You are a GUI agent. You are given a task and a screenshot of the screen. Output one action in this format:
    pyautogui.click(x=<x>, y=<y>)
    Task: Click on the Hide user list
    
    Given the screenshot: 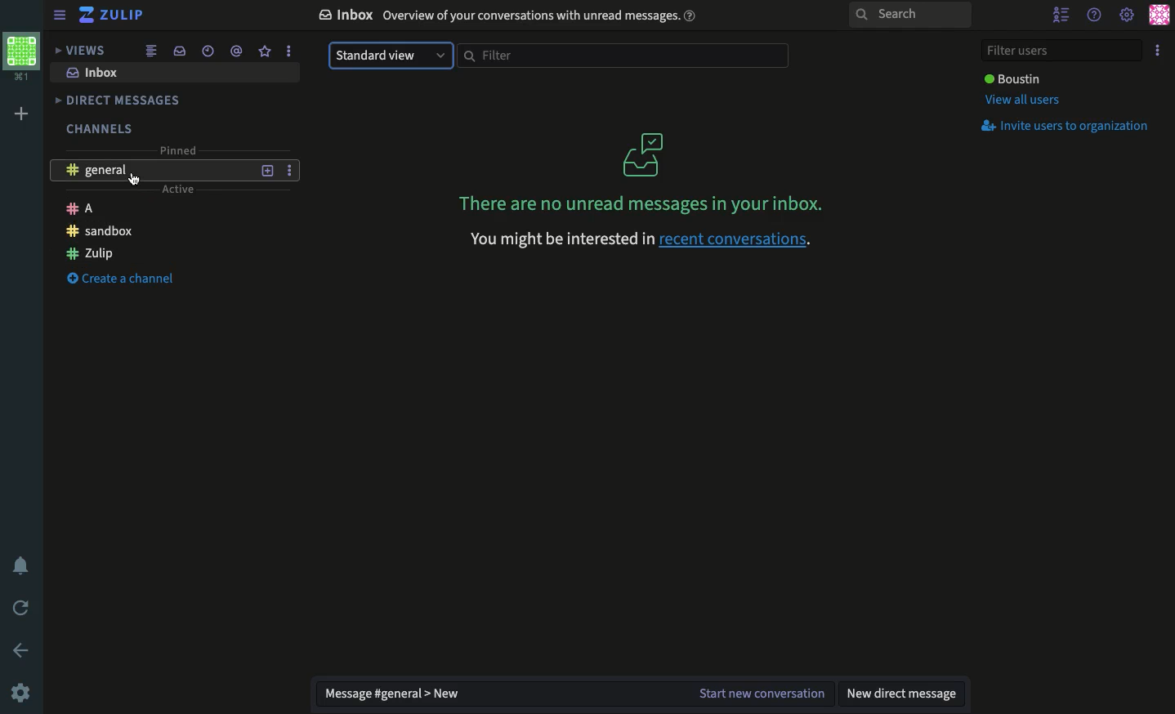 What is the action you would take?
    pyautogui.click(x=1061, y=15)
    